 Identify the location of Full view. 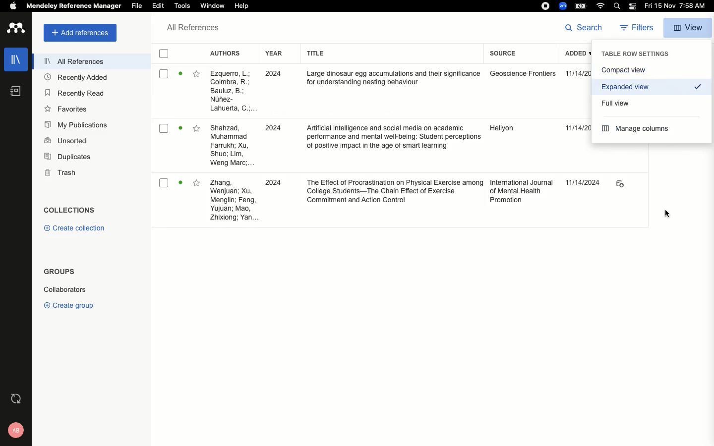
(617, 102).